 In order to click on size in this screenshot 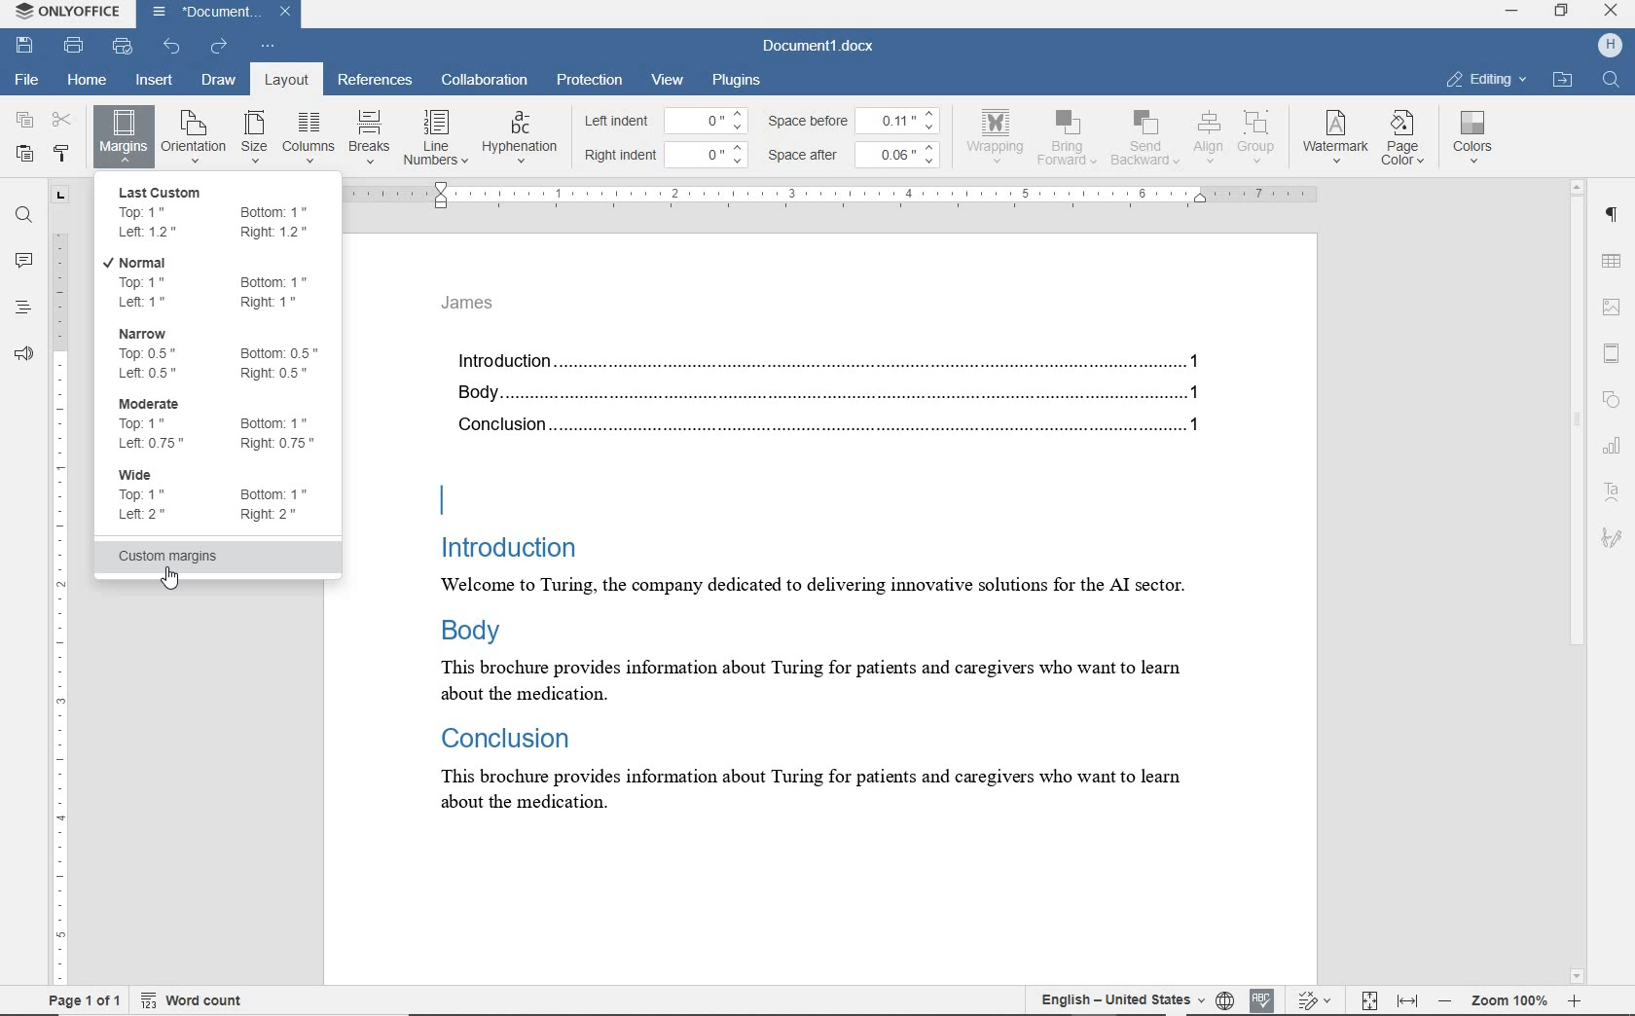, I will do `click(254, 138)`.